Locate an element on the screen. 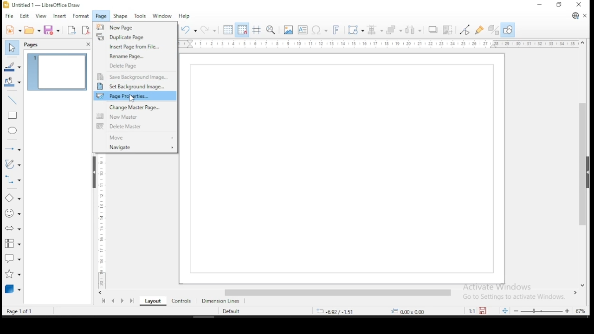  select at least three objects to distribute is located at coordinates (414, 31).